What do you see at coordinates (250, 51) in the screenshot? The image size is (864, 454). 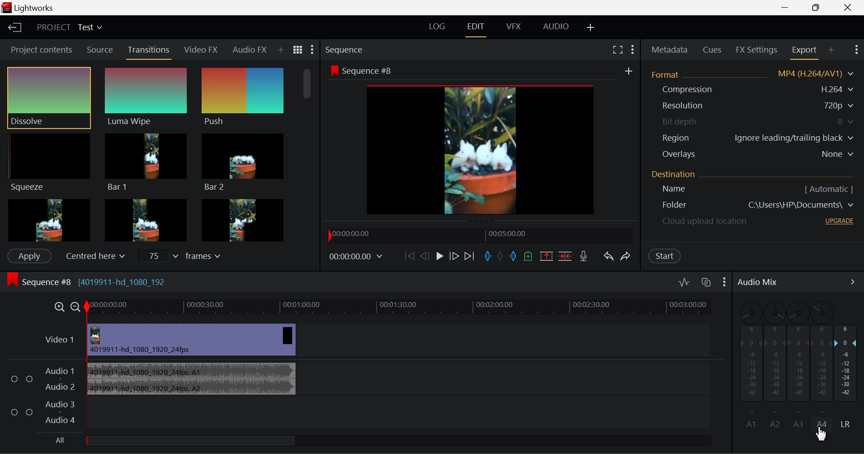 I see `Audio FX` at bounding box center [250, 51].